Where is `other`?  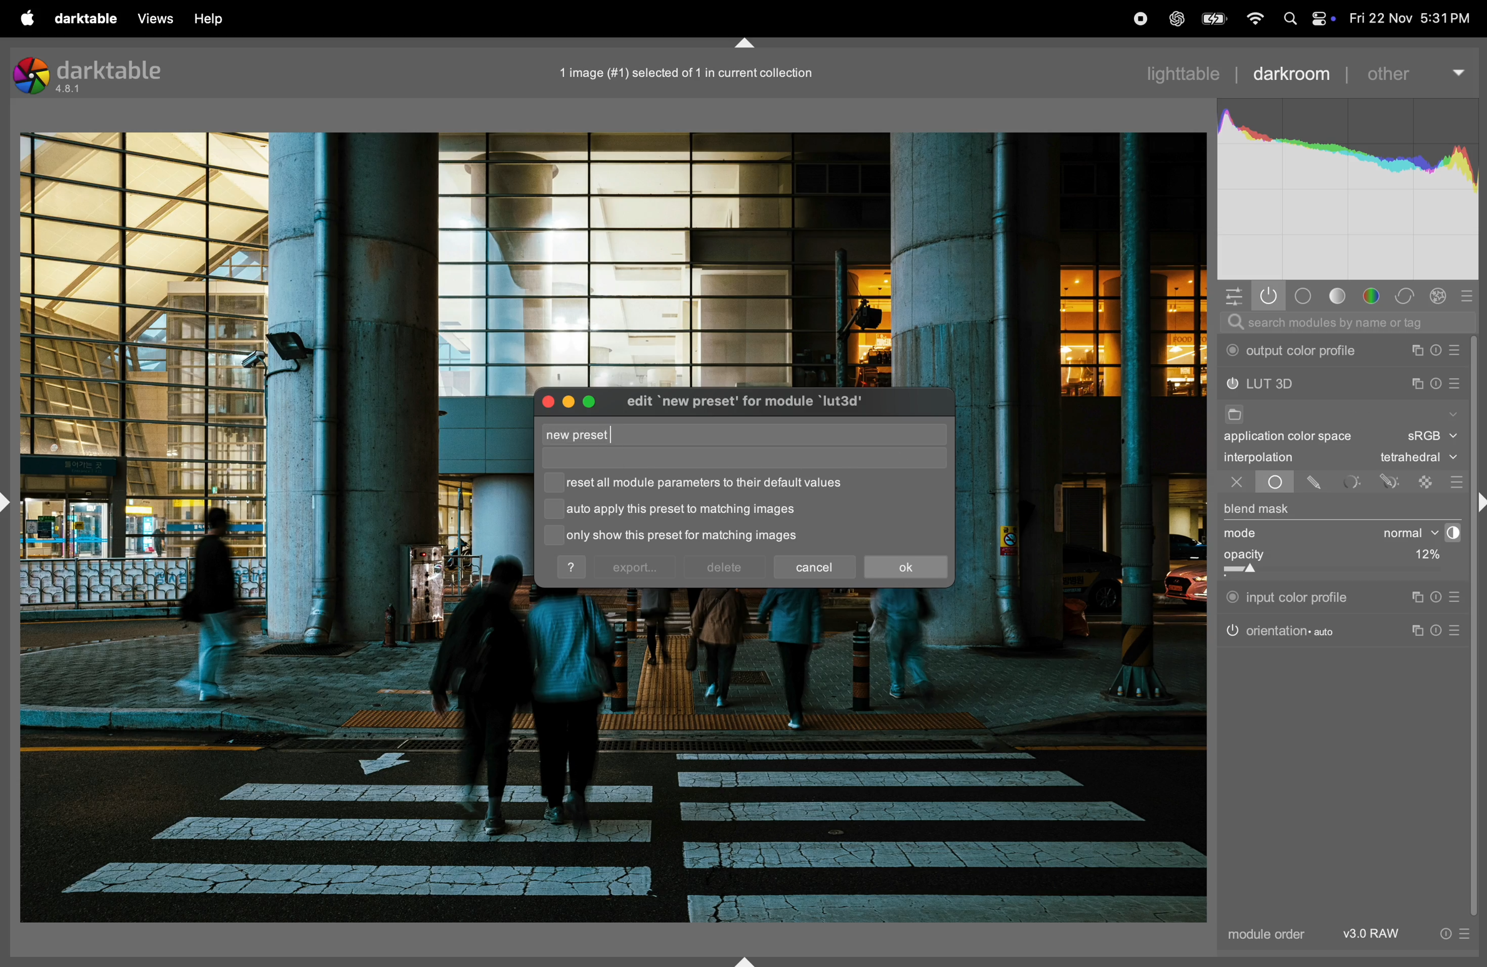
other is located at coordinates (1415, 68).